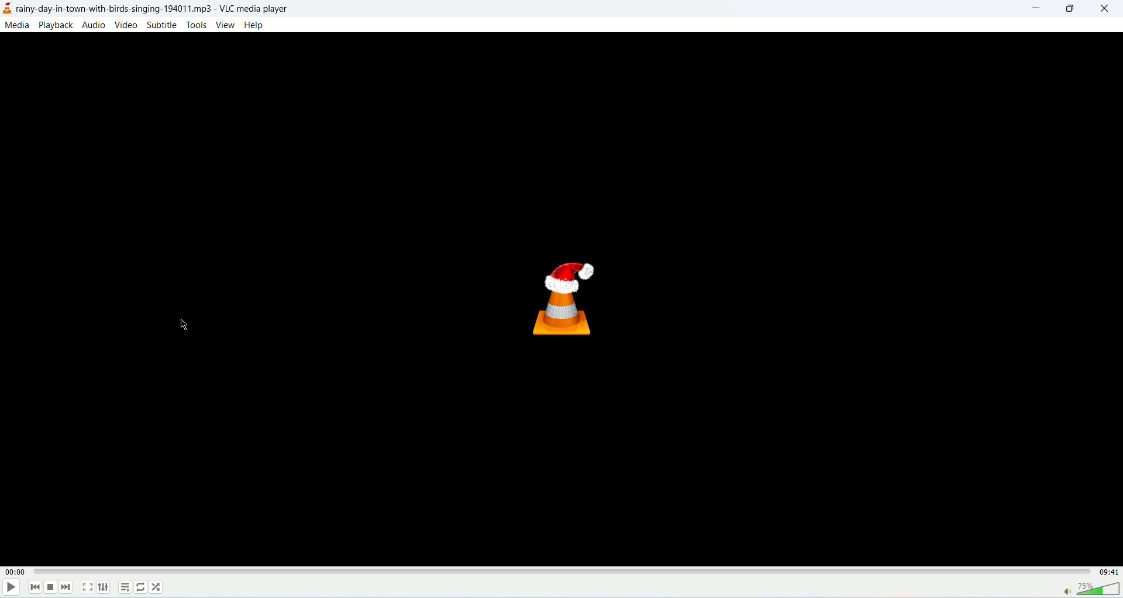  Describe the element at coordinates (561, 299) in the screenshot. I see `main screen` at that location.